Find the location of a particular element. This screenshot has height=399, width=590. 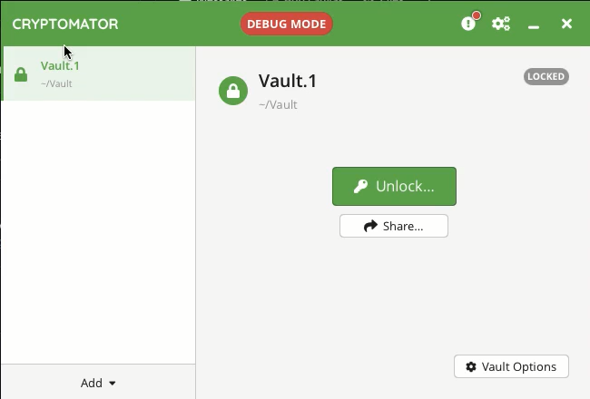

# Unlock... is located at coordinates (393, 185).